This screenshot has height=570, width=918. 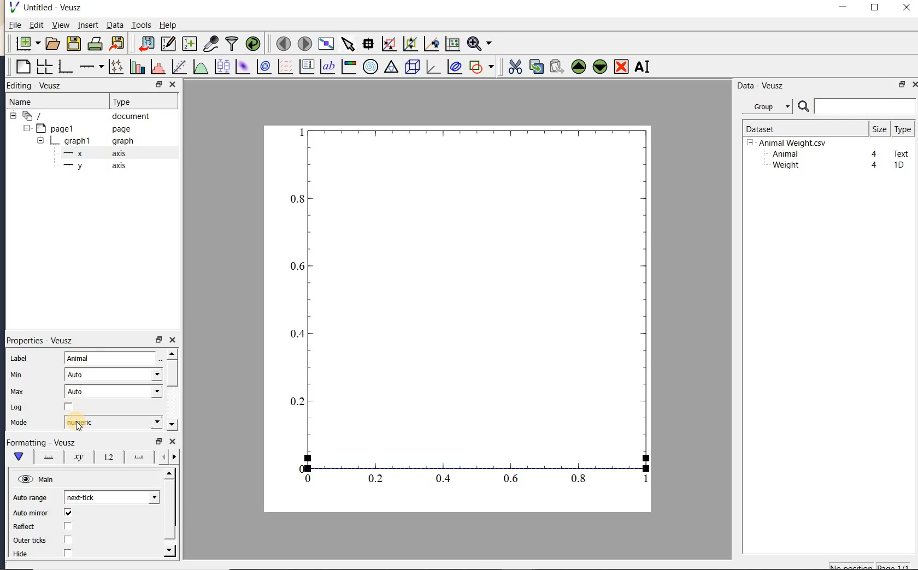 I want to click on read data points on the graph, so click(x=368, y=44).